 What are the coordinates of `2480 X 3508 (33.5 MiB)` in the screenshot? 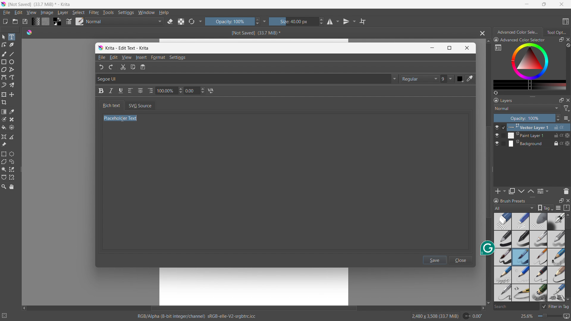 It's located at (435, 316).